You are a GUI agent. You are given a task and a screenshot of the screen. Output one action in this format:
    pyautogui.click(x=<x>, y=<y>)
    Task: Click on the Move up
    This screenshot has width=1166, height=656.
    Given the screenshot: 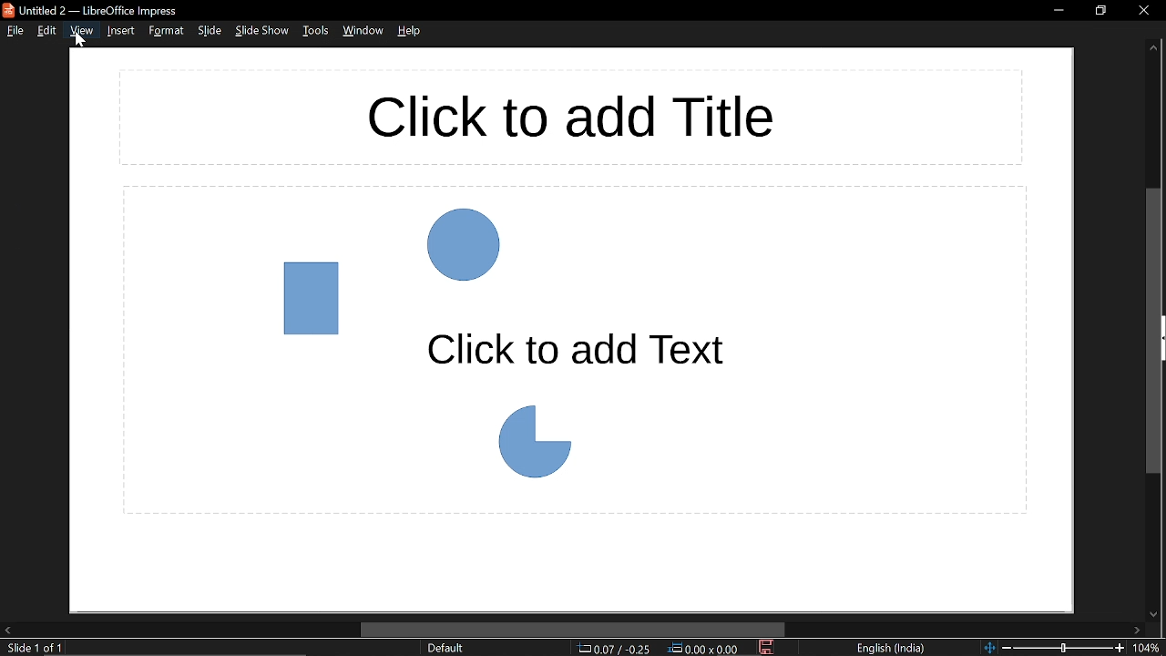 What is the action you would take?
    pyautogui.click(x=1154, y=48)
    